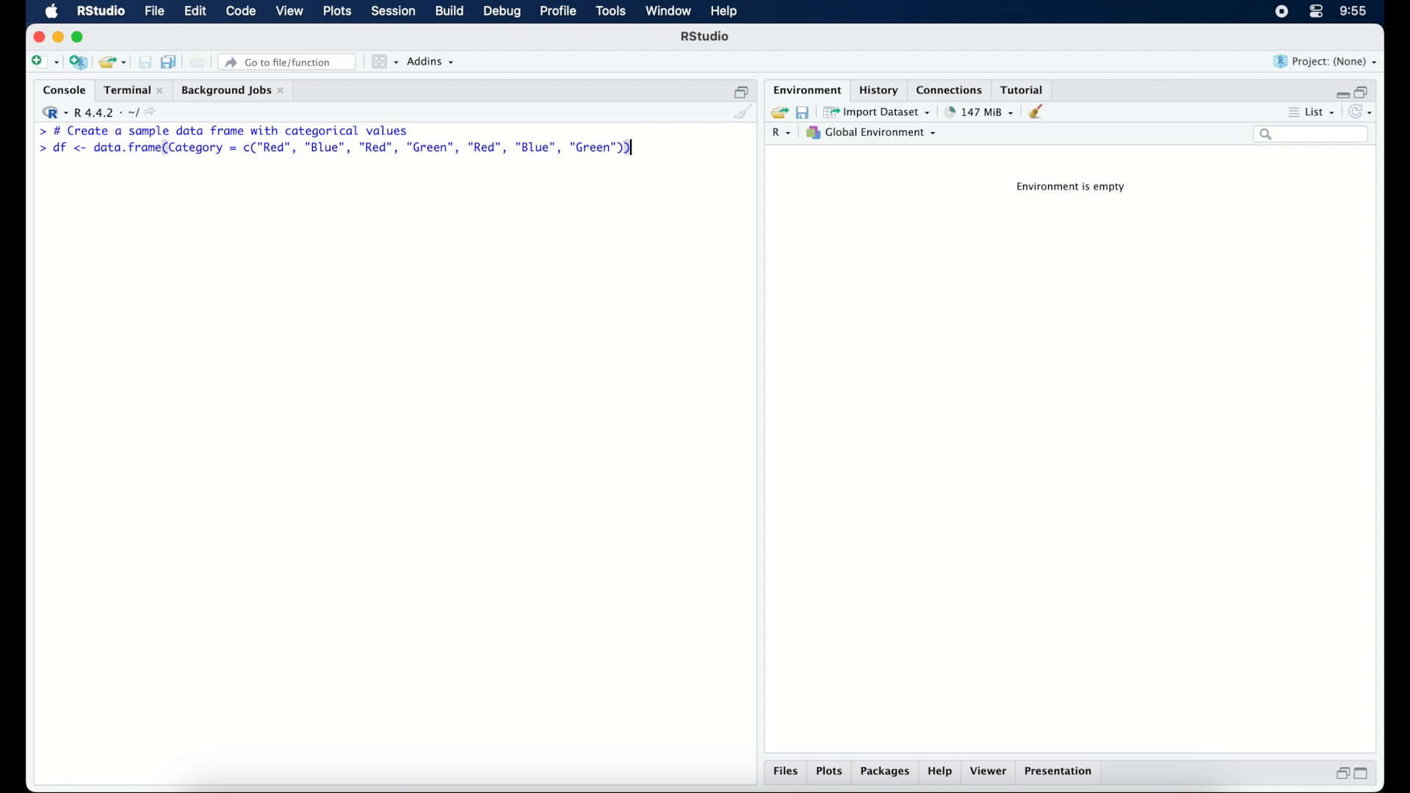 The image size is (1410, 793). Describe the element at coordinates (1291, 111) in the screenshot. I see `more options` at that location.